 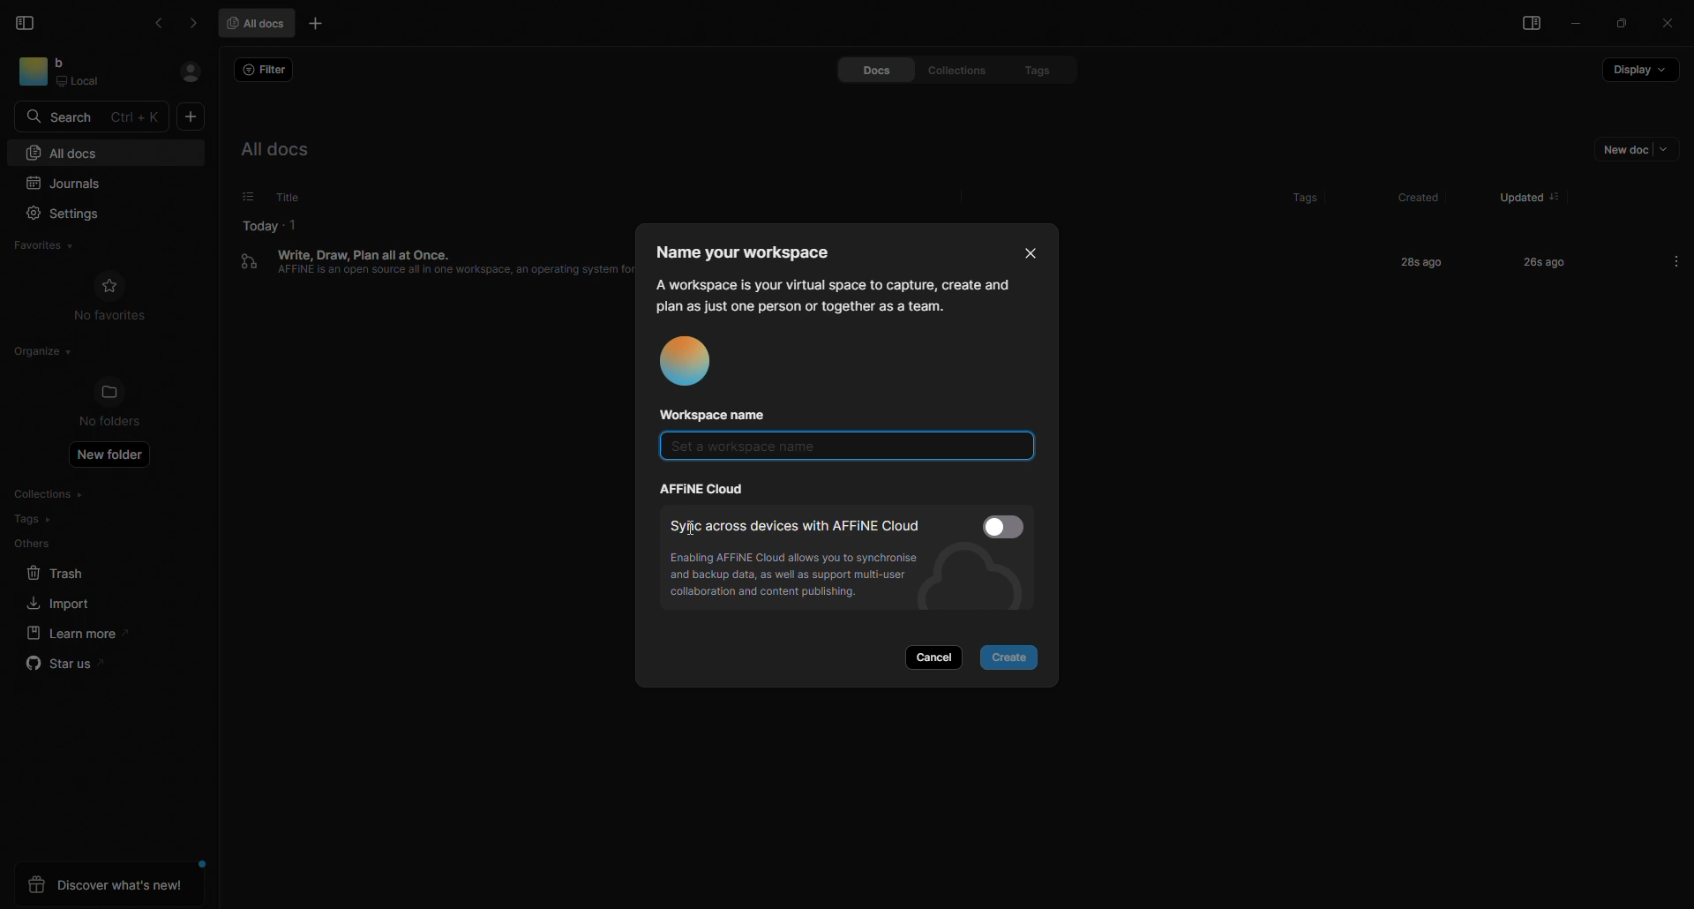 I want to click on info, so click(x=805, y=578).